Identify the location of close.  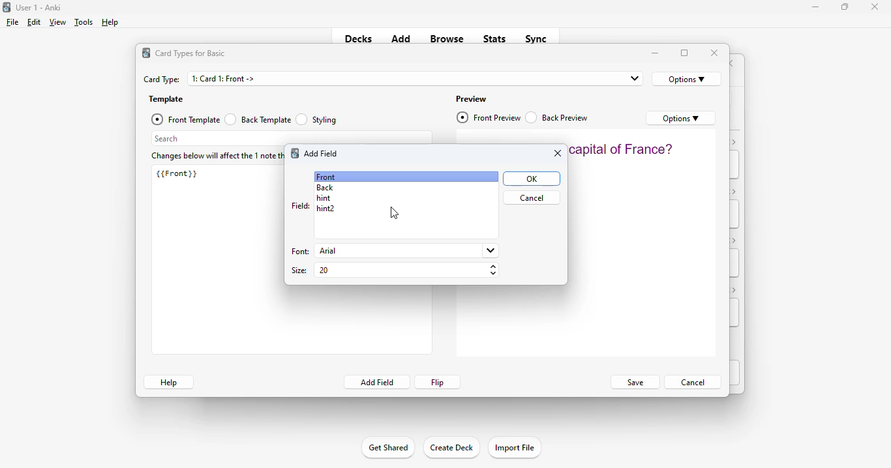
(557, 154).